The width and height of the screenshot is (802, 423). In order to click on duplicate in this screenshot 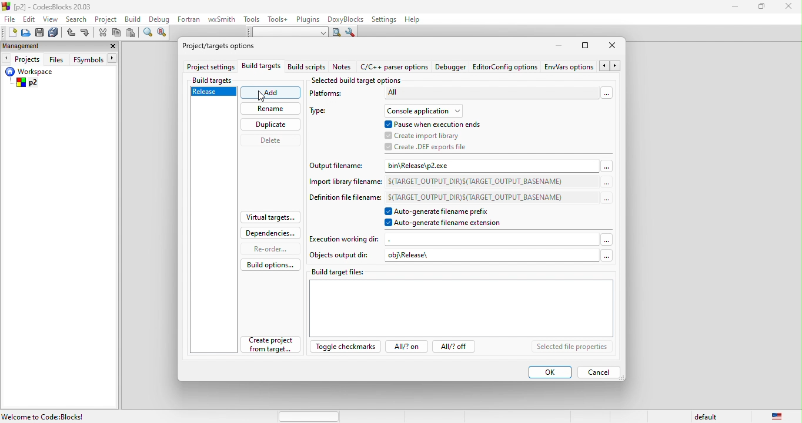, I will do `click(272, 126)`.